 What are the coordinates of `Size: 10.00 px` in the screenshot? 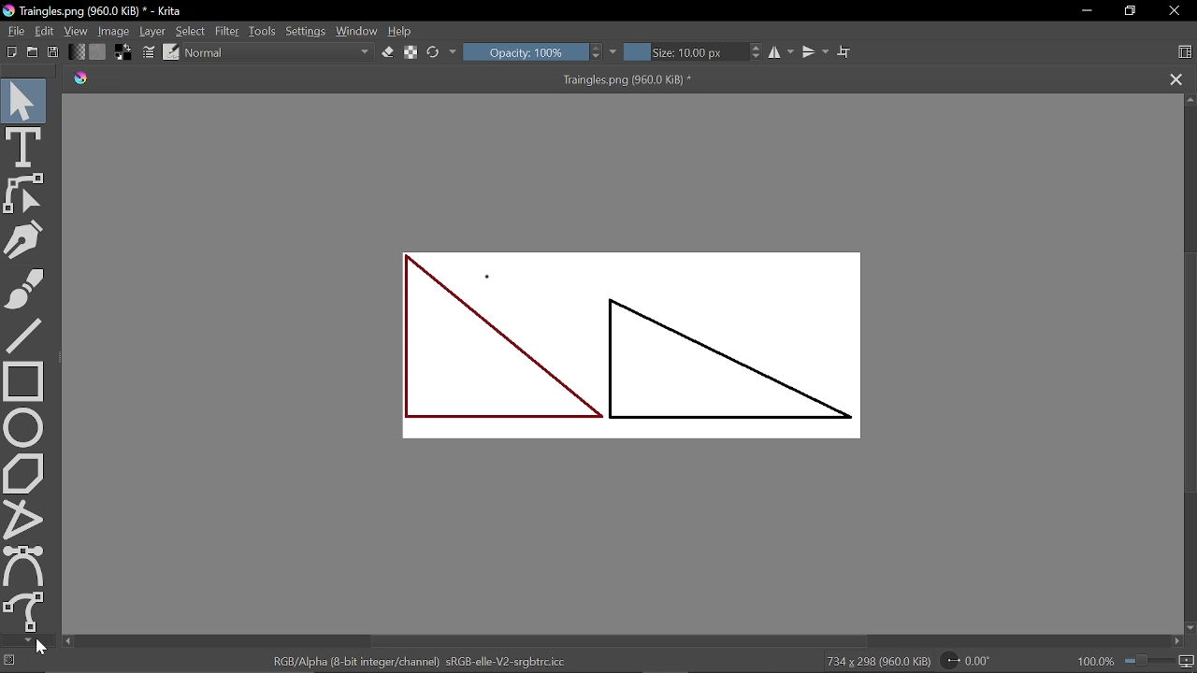 It's located at (684, 53).